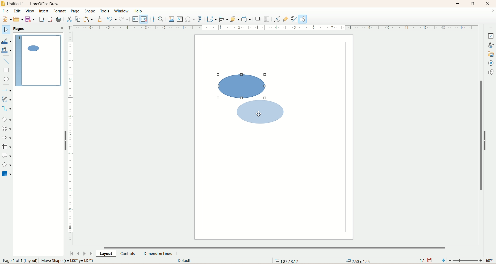 This screenshot has height=264, width=496. Describe the element at coordinates (71, 139) in the screenshot. I see `scale bar` at that location.